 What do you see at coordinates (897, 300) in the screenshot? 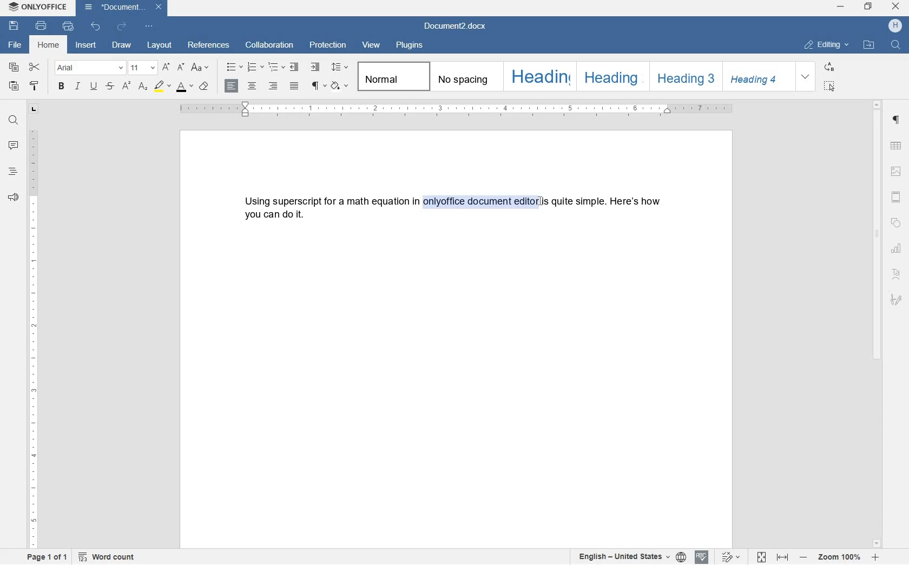
I see `signature` at bounding box center [897, 300].